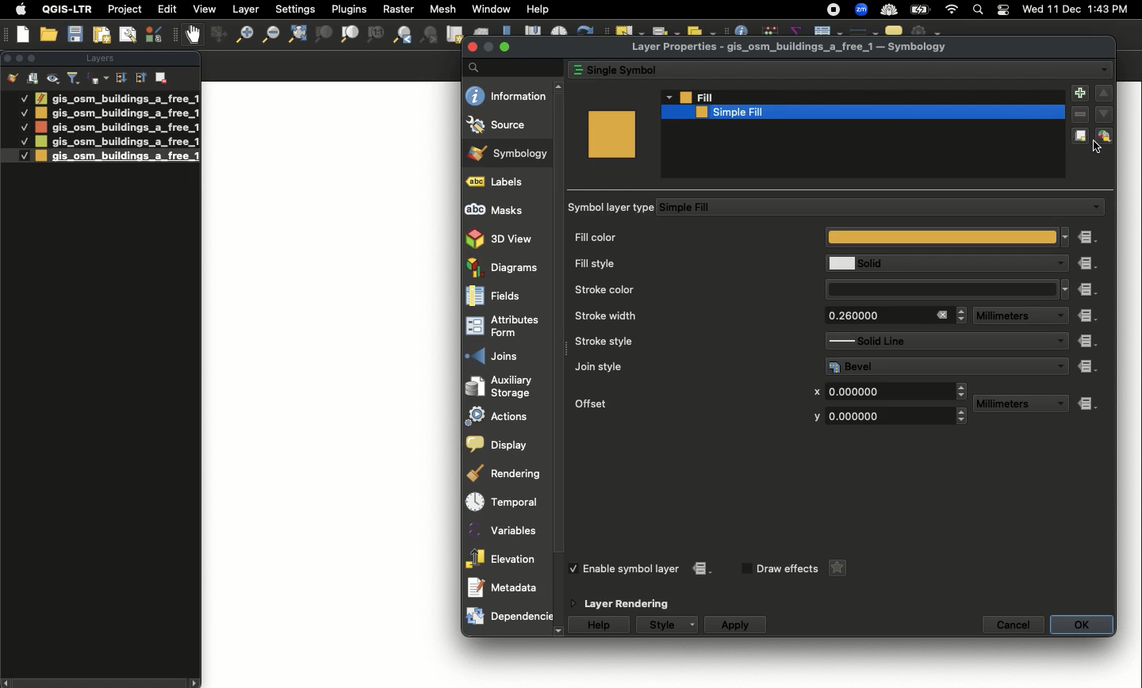  What do you see at coordinates (577, 568) in the screenshot?
I see `checked` at bounding box center [577, 568].